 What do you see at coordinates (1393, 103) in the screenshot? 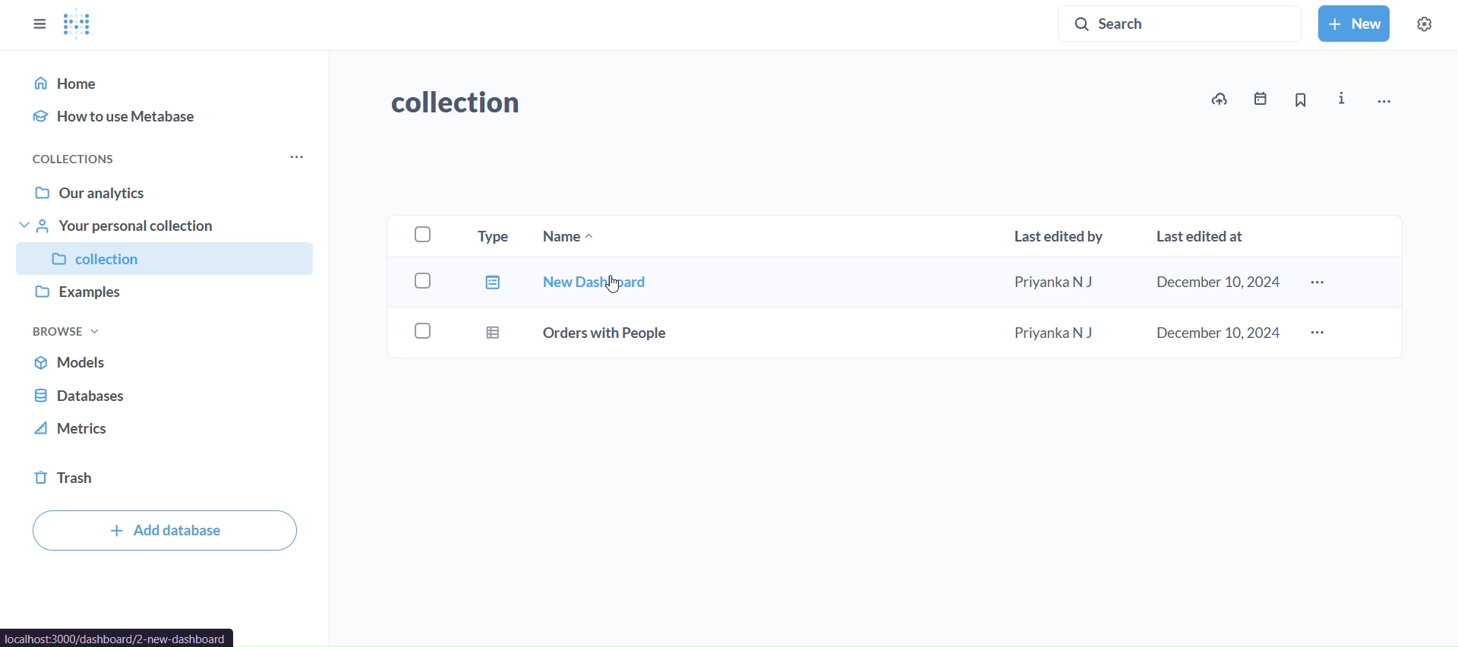
I see `move, trash and more..` at bounding box center [1393, 103].